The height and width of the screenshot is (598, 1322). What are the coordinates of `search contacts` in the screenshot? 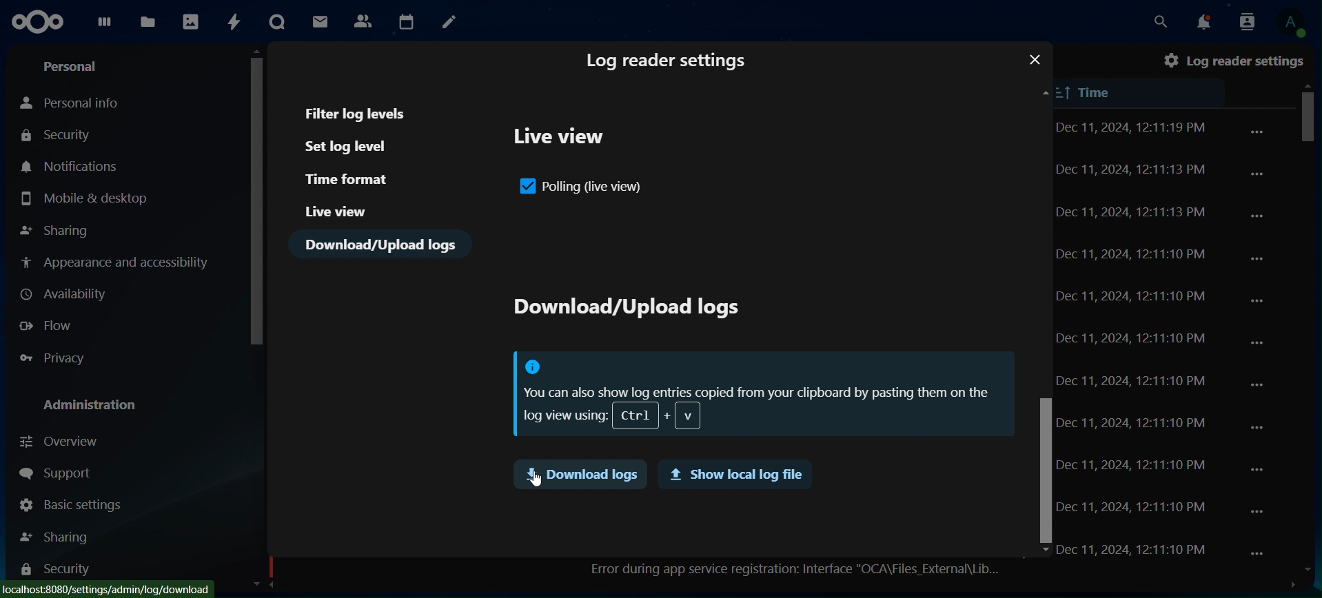 It's located at (1243, 21).